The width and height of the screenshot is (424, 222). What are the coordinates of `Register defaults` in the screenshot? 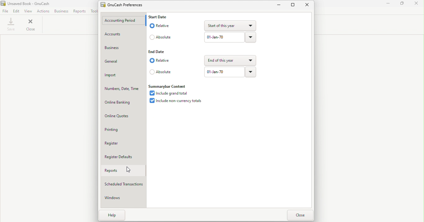 It's located at (123, 156).